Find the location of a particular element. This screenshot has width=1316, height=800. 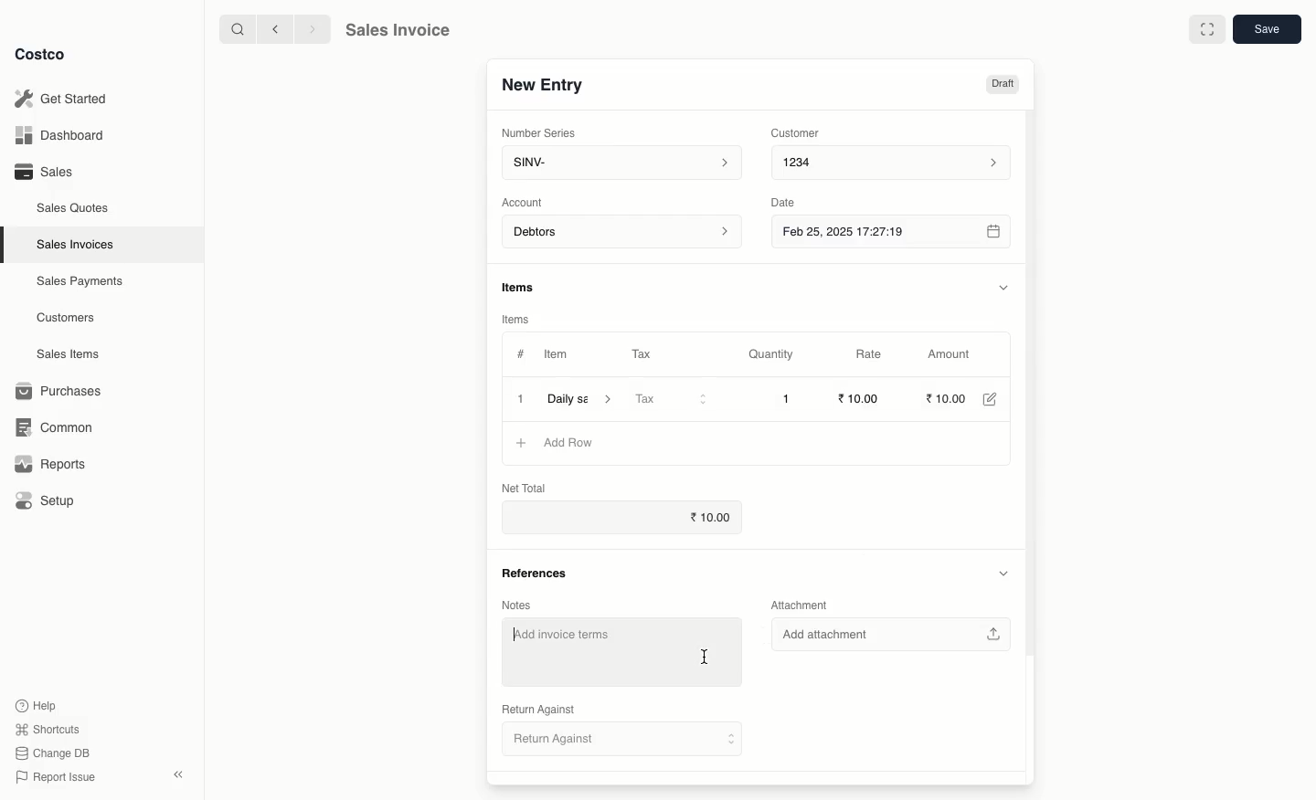

Rate is located at coordinates (880, 353).